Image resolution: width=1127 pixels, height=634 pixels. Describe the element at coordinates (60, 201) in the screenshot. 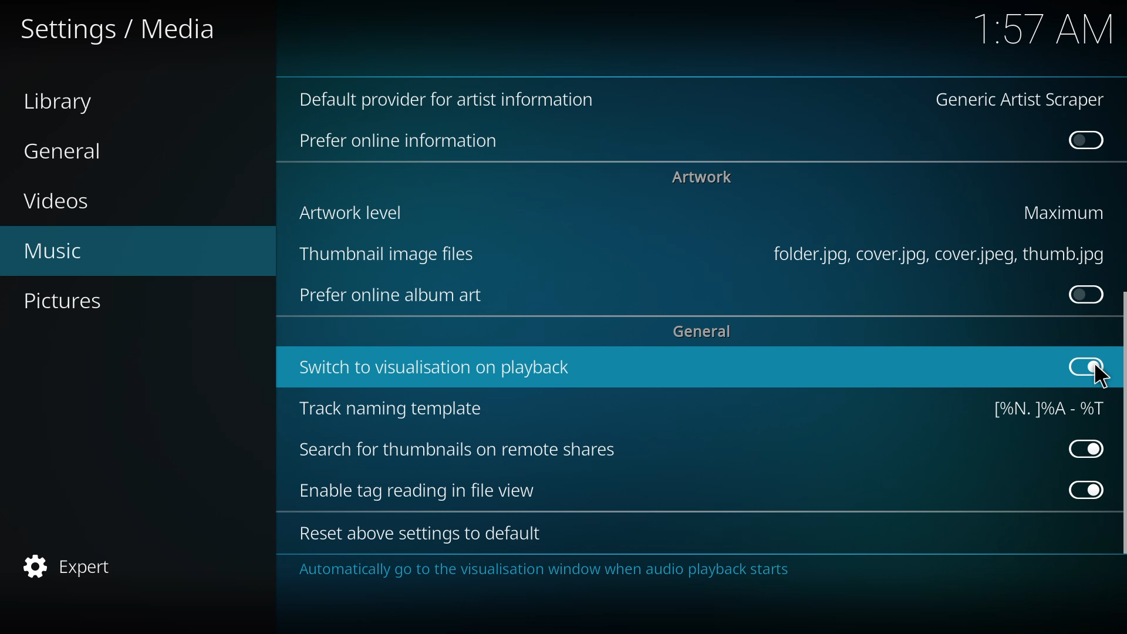

I see `videos` at that location.